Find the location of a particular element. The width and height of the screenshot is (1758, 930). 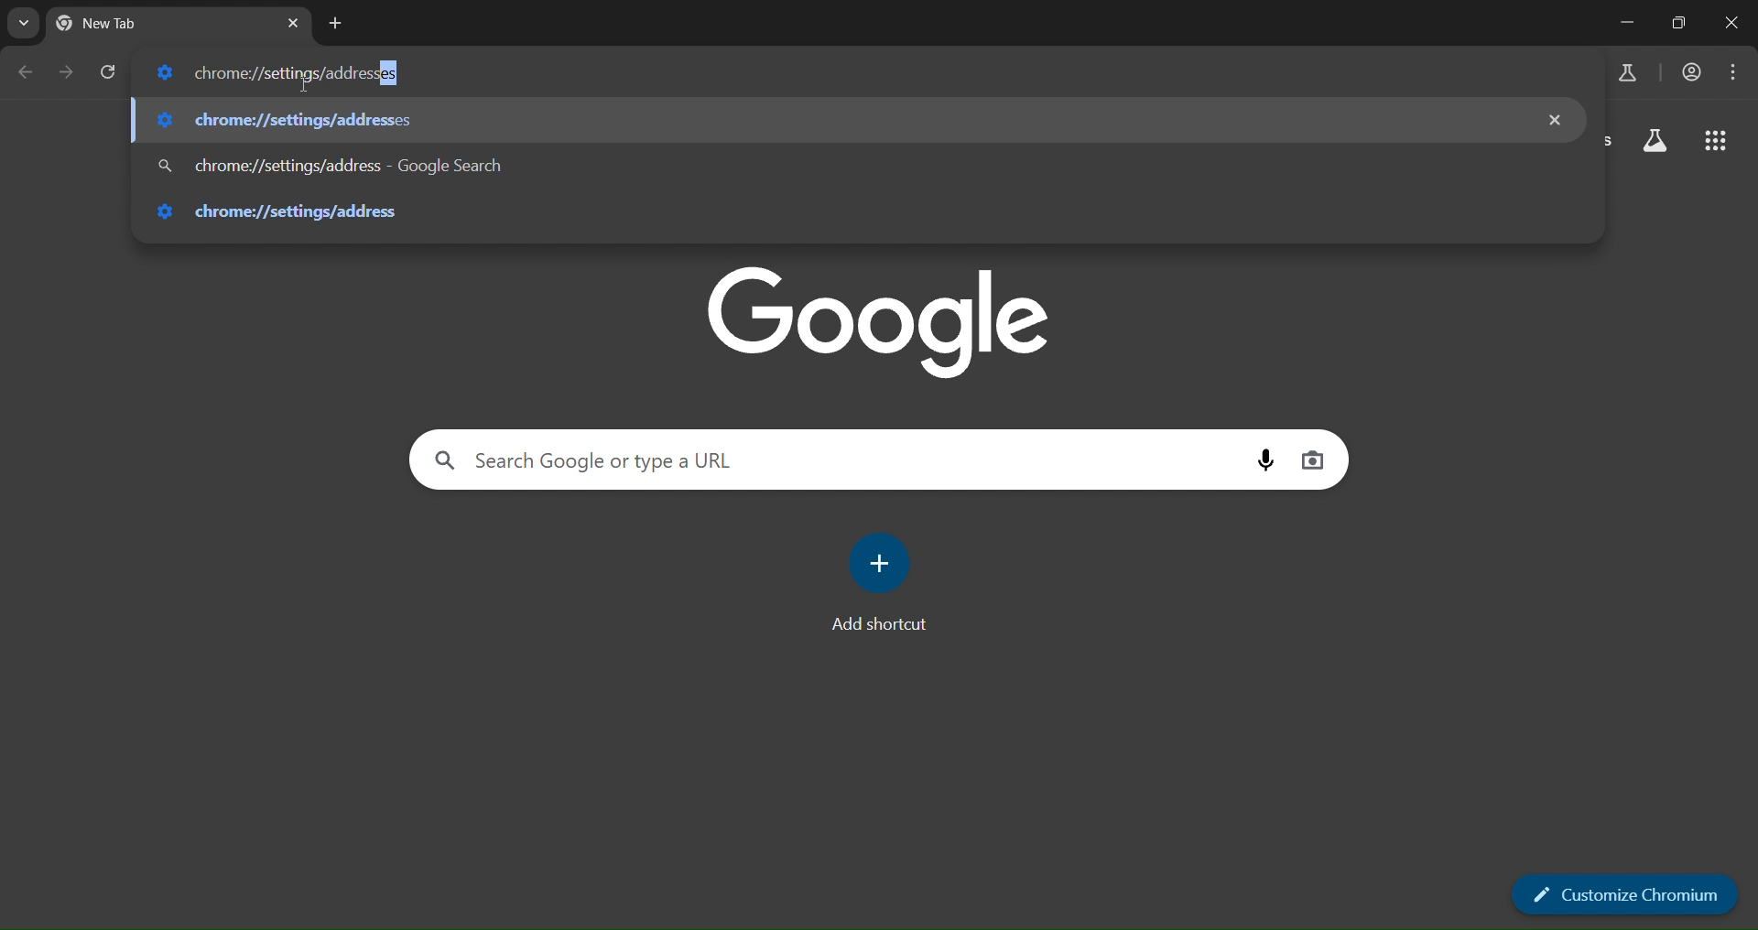

chrome://settings/addresses is located at coordinates (863, 69).